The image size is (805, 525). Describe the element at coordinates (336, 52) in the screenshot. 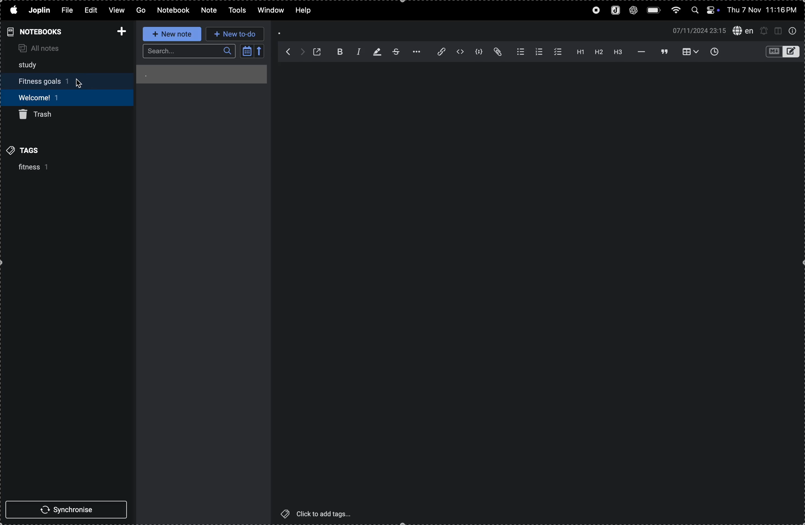

I see `bold` at that location.